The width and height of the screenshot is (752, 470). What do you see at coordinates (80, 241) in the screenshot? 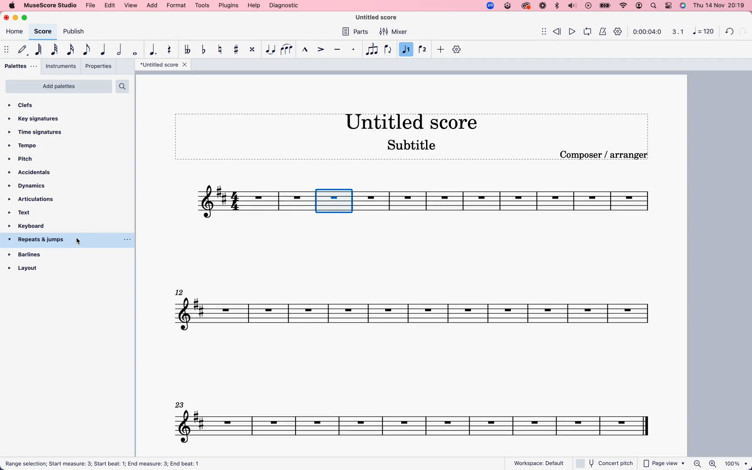
I see `cursor` at bounding box center [80, 241].